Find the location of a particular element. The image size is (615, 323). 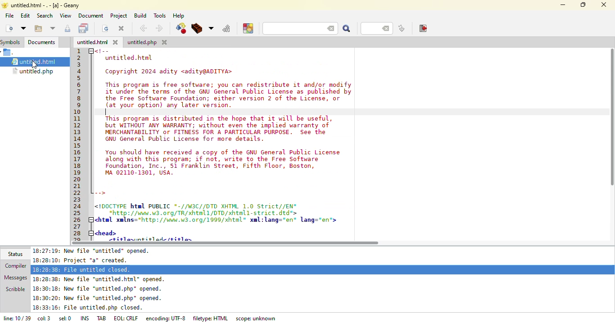

file is located at coordinates (9, 16).